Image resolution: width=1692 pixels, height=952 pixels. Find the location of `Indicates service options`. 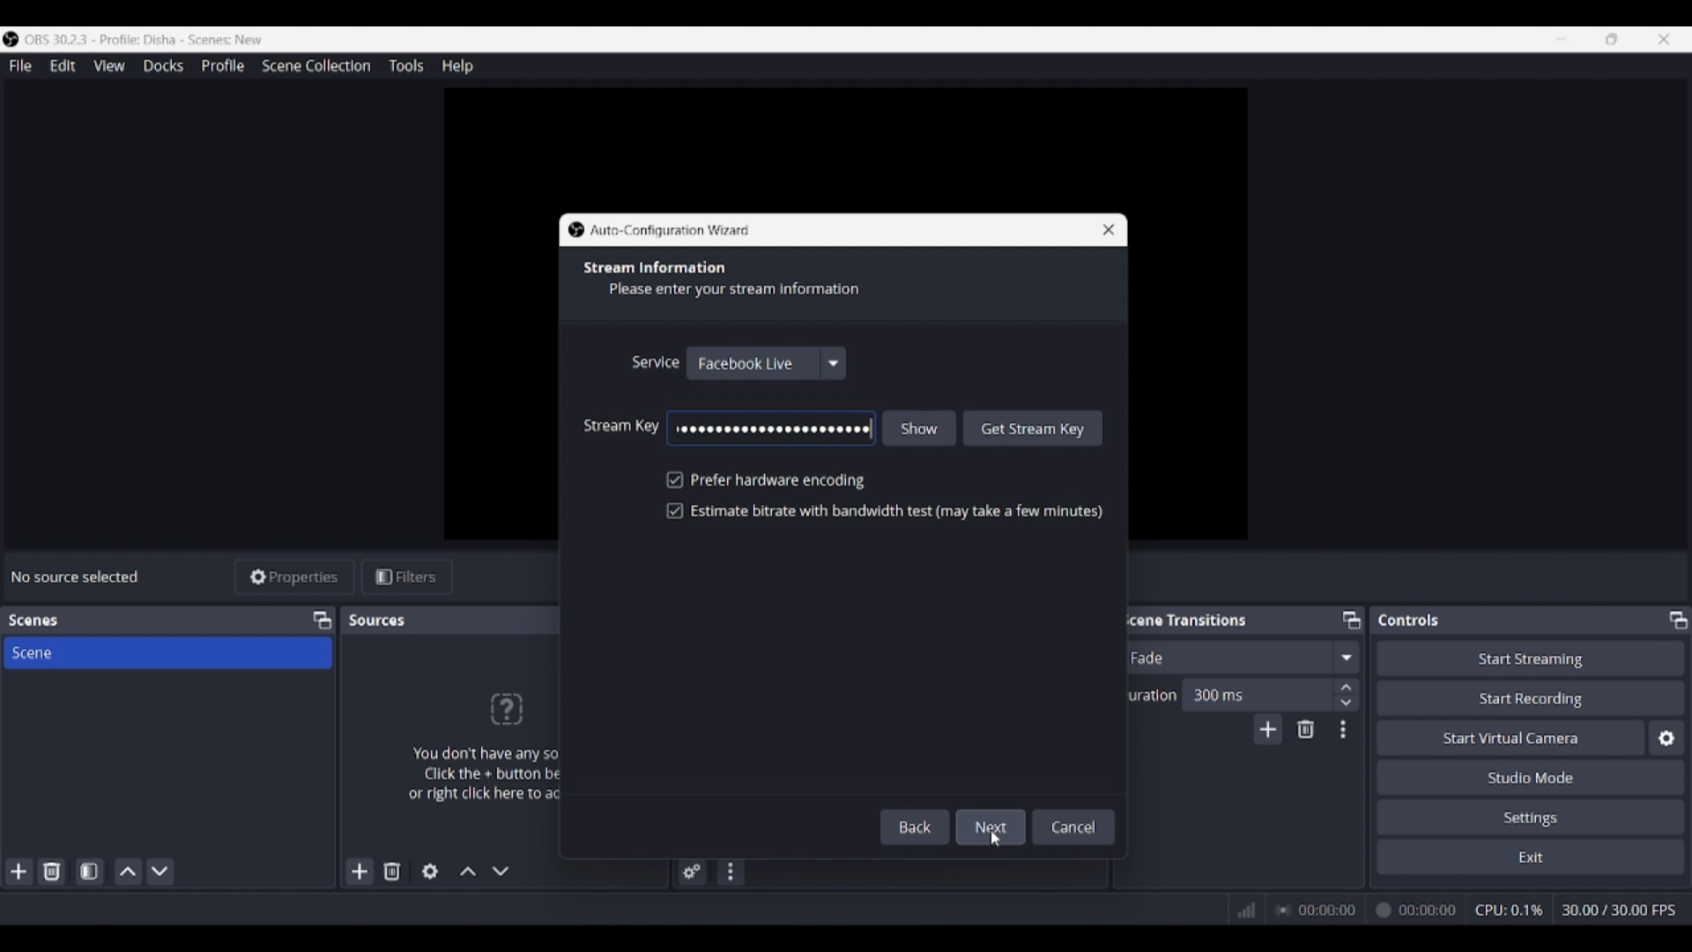

Indicates service options is located at coordinates (655, 361).